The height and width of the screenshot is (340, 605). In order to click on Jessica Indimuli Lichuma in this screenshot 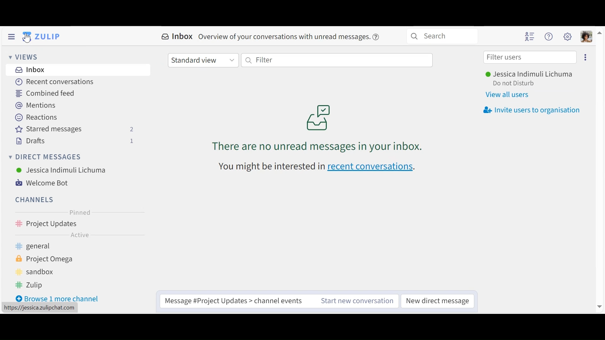, I will do `click(529, 73)`.